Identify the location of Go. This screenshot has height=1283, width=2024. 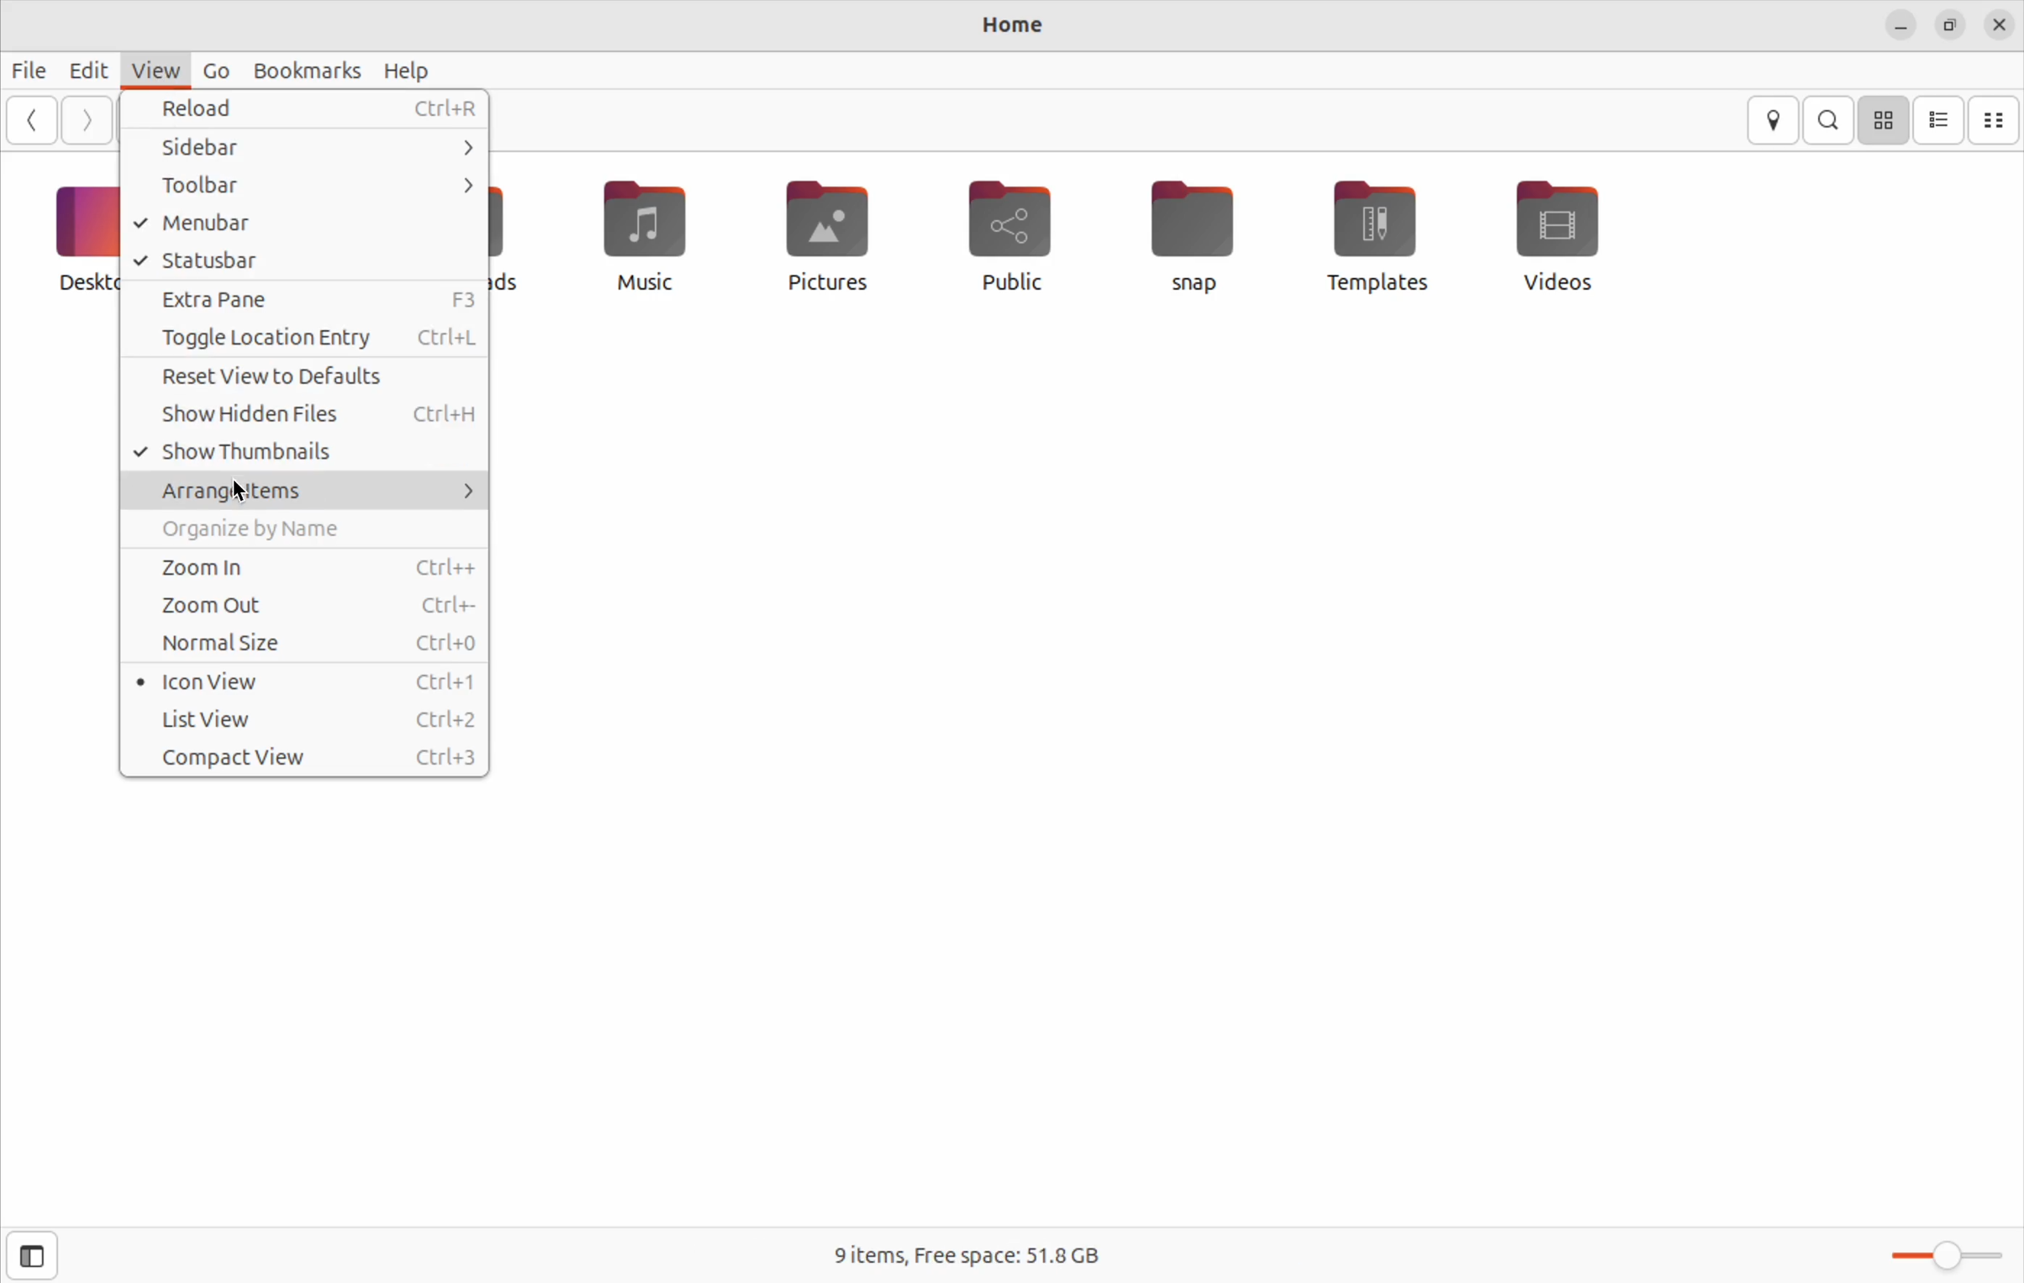
(214, 70).